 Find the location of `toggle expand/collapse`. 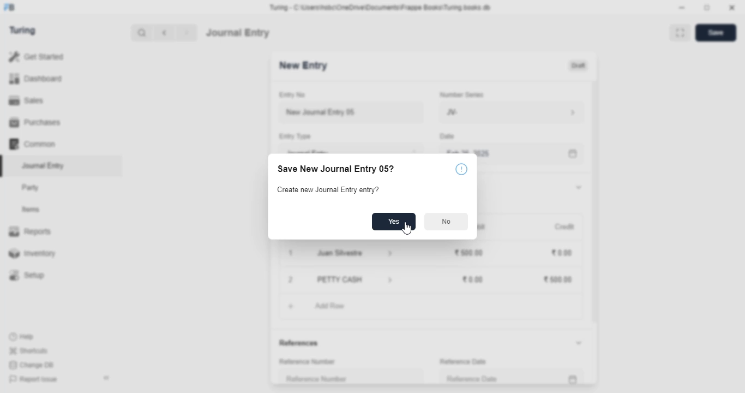

toggle expand/collapse is located at coordinates (579, 342).